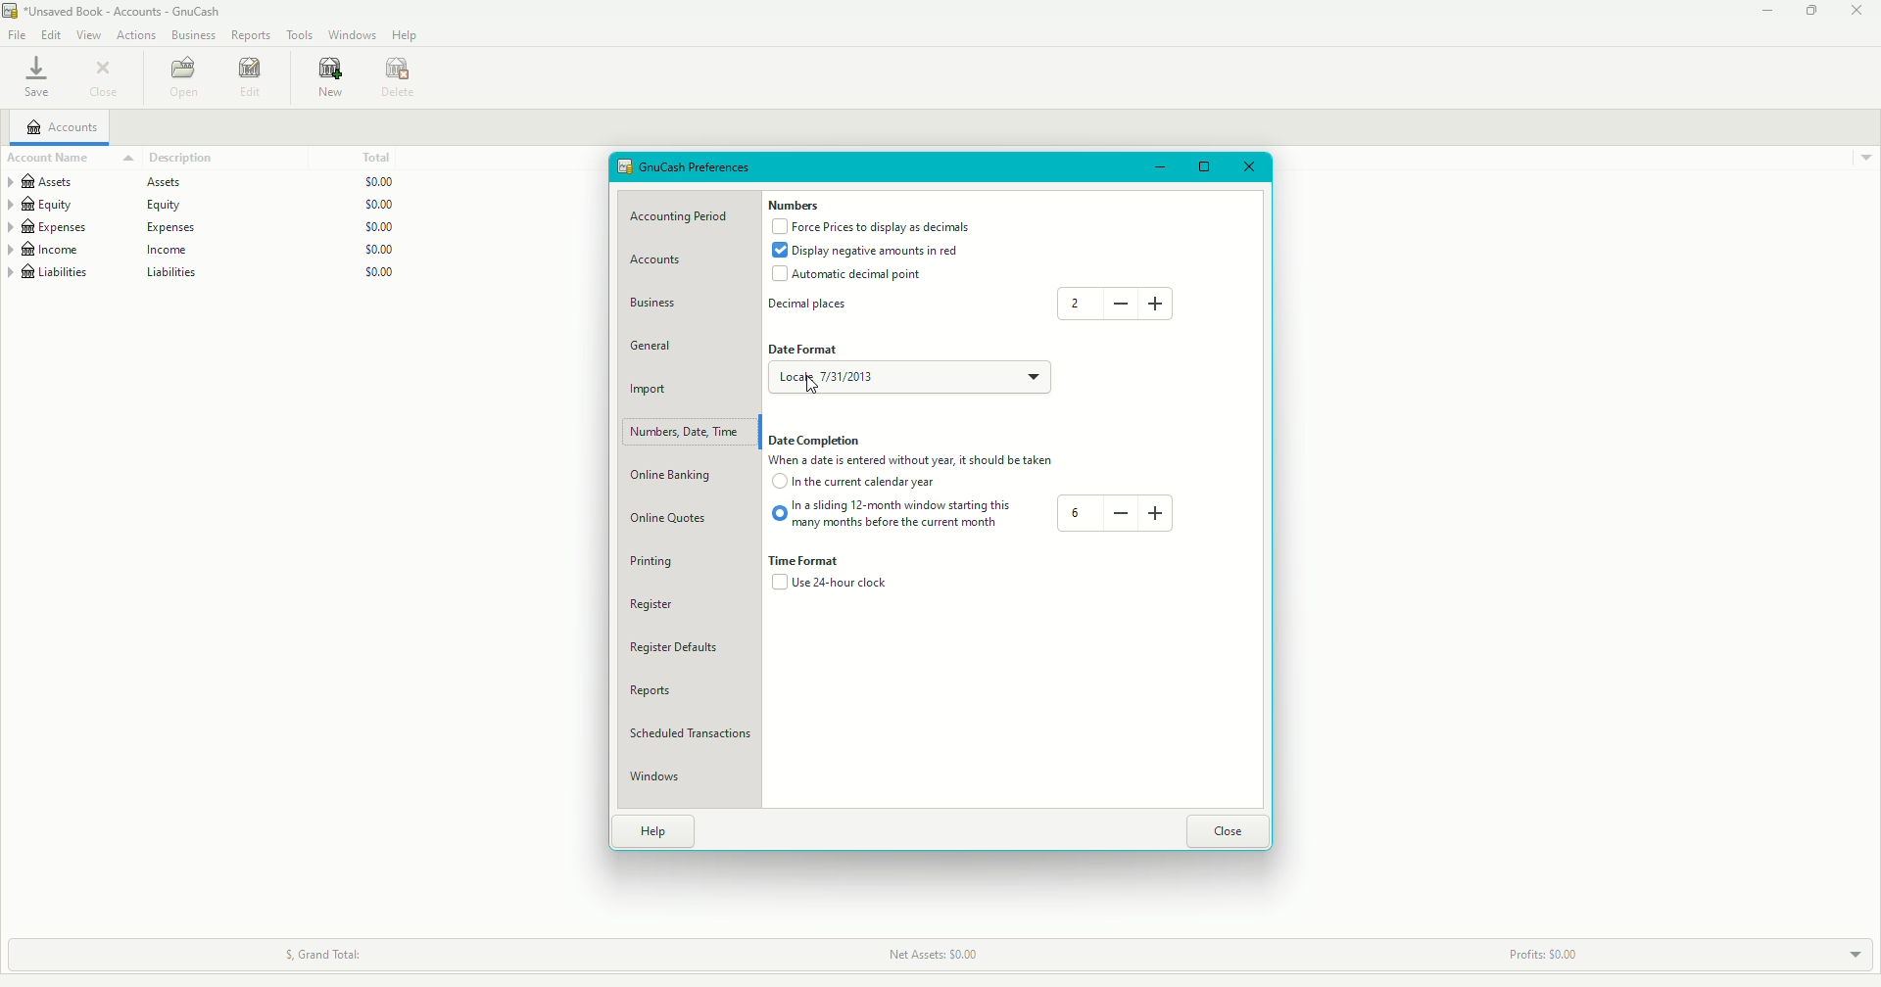 Image resolution: width=1881 pixels, height=987 pixels. What do you see at coordinates (170, 156) in the screenshot?
I see `Description` at bounding box center [170, 156].